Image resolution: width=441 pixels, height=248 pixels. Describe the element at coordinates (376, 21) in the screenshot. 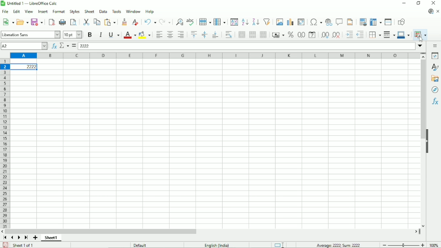

I see `Freeze row and column` at that location.